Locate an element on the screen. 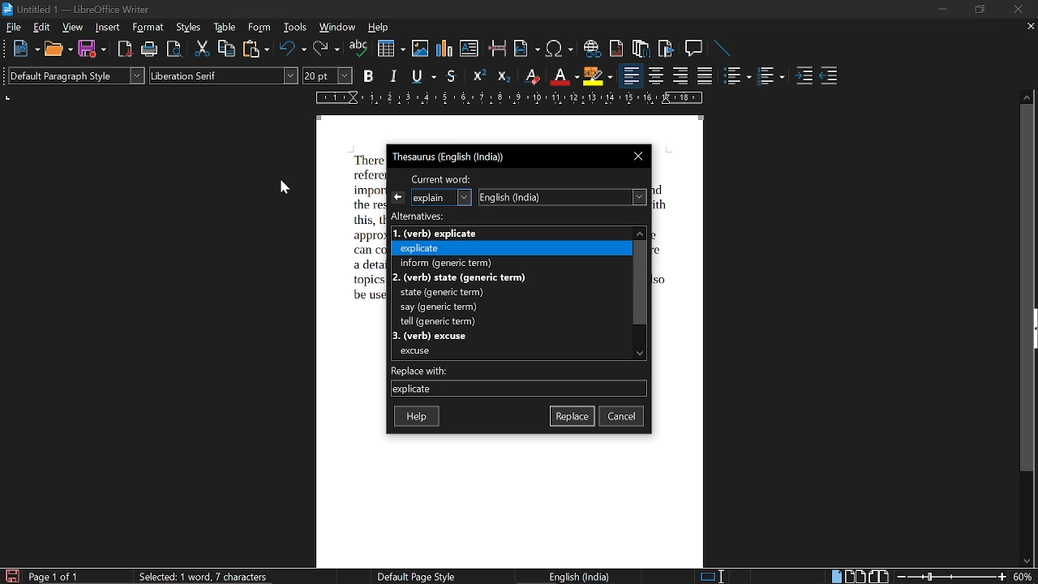 The height and width of the screenshot is (584, 1038). previous is located at coordinates (398, 198).